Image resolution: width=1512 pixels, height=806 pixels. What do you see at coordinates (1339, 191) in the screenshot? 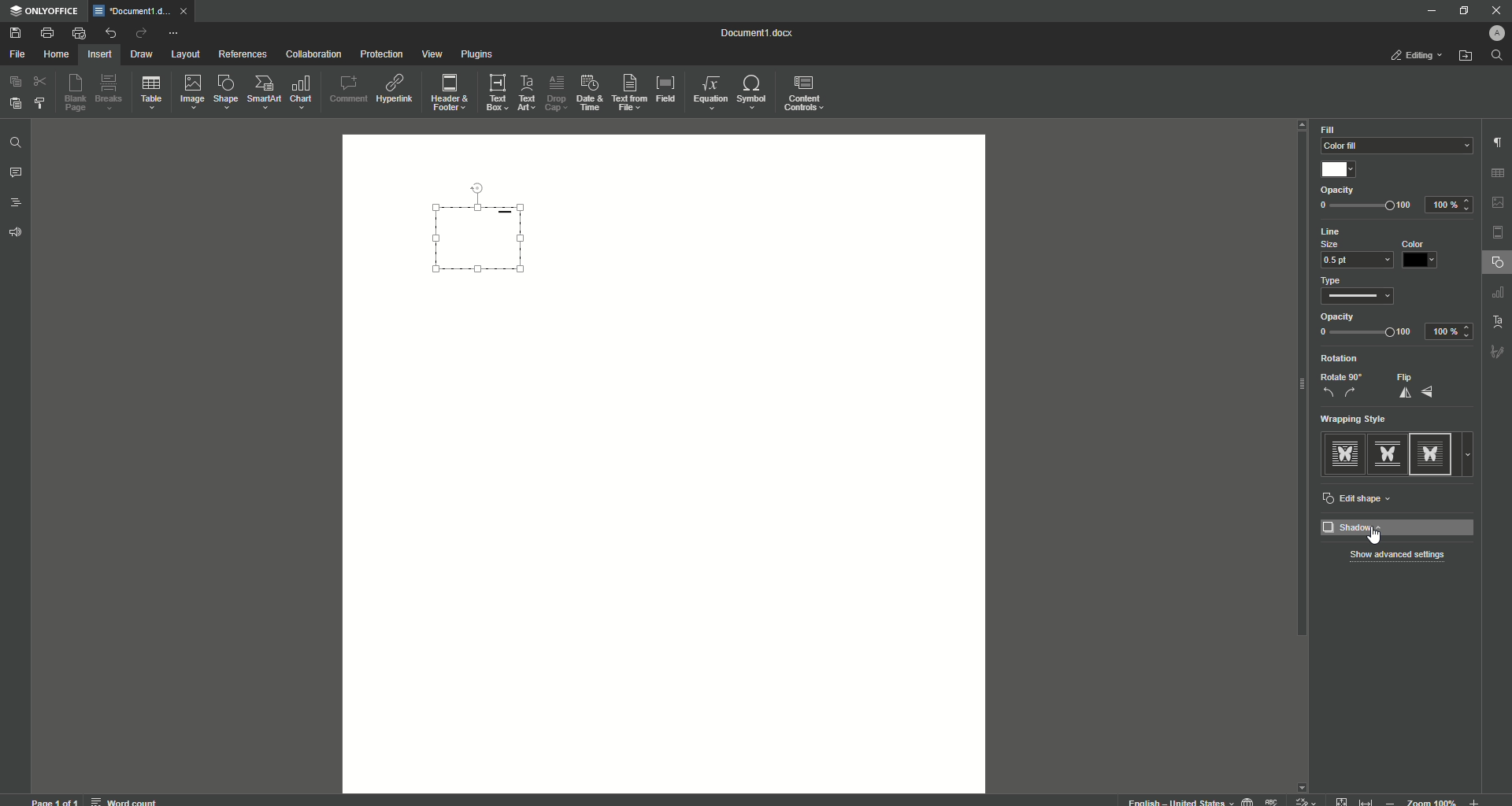
I see `Opacity` at bounding box center [1339, 191].